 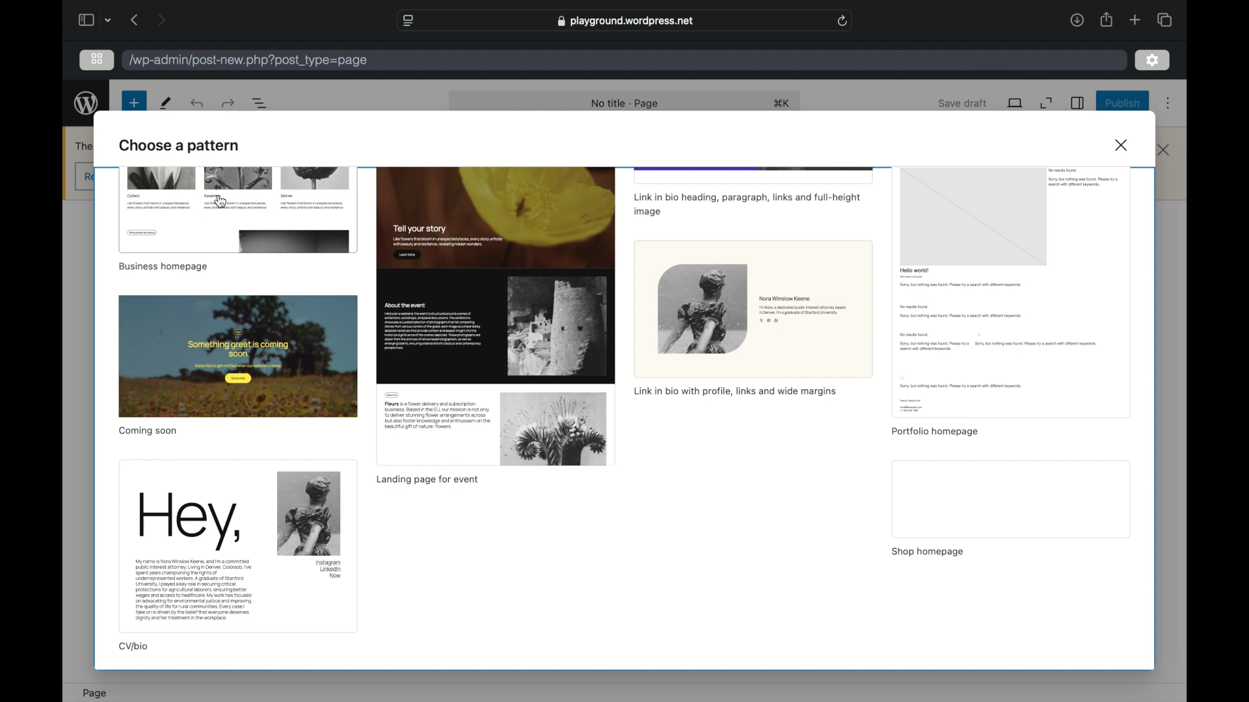 What do you see at coordinates (149, 431) in the screenshot?
I see `coming soon` at bounding box center [149, 431].